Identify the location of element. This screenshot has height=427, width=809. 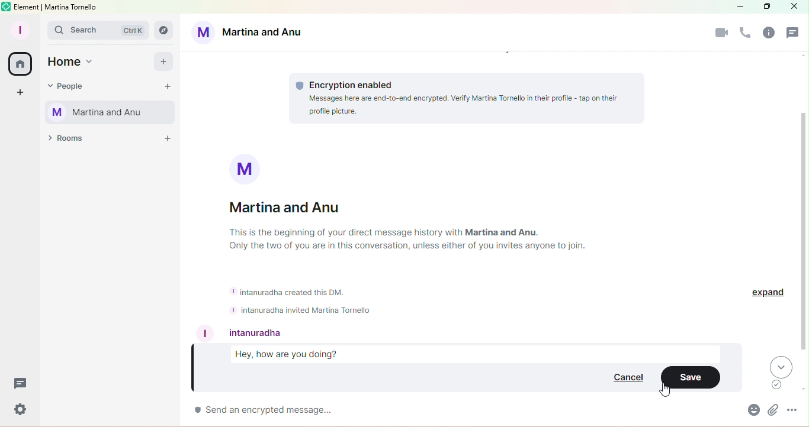
(27, 7).